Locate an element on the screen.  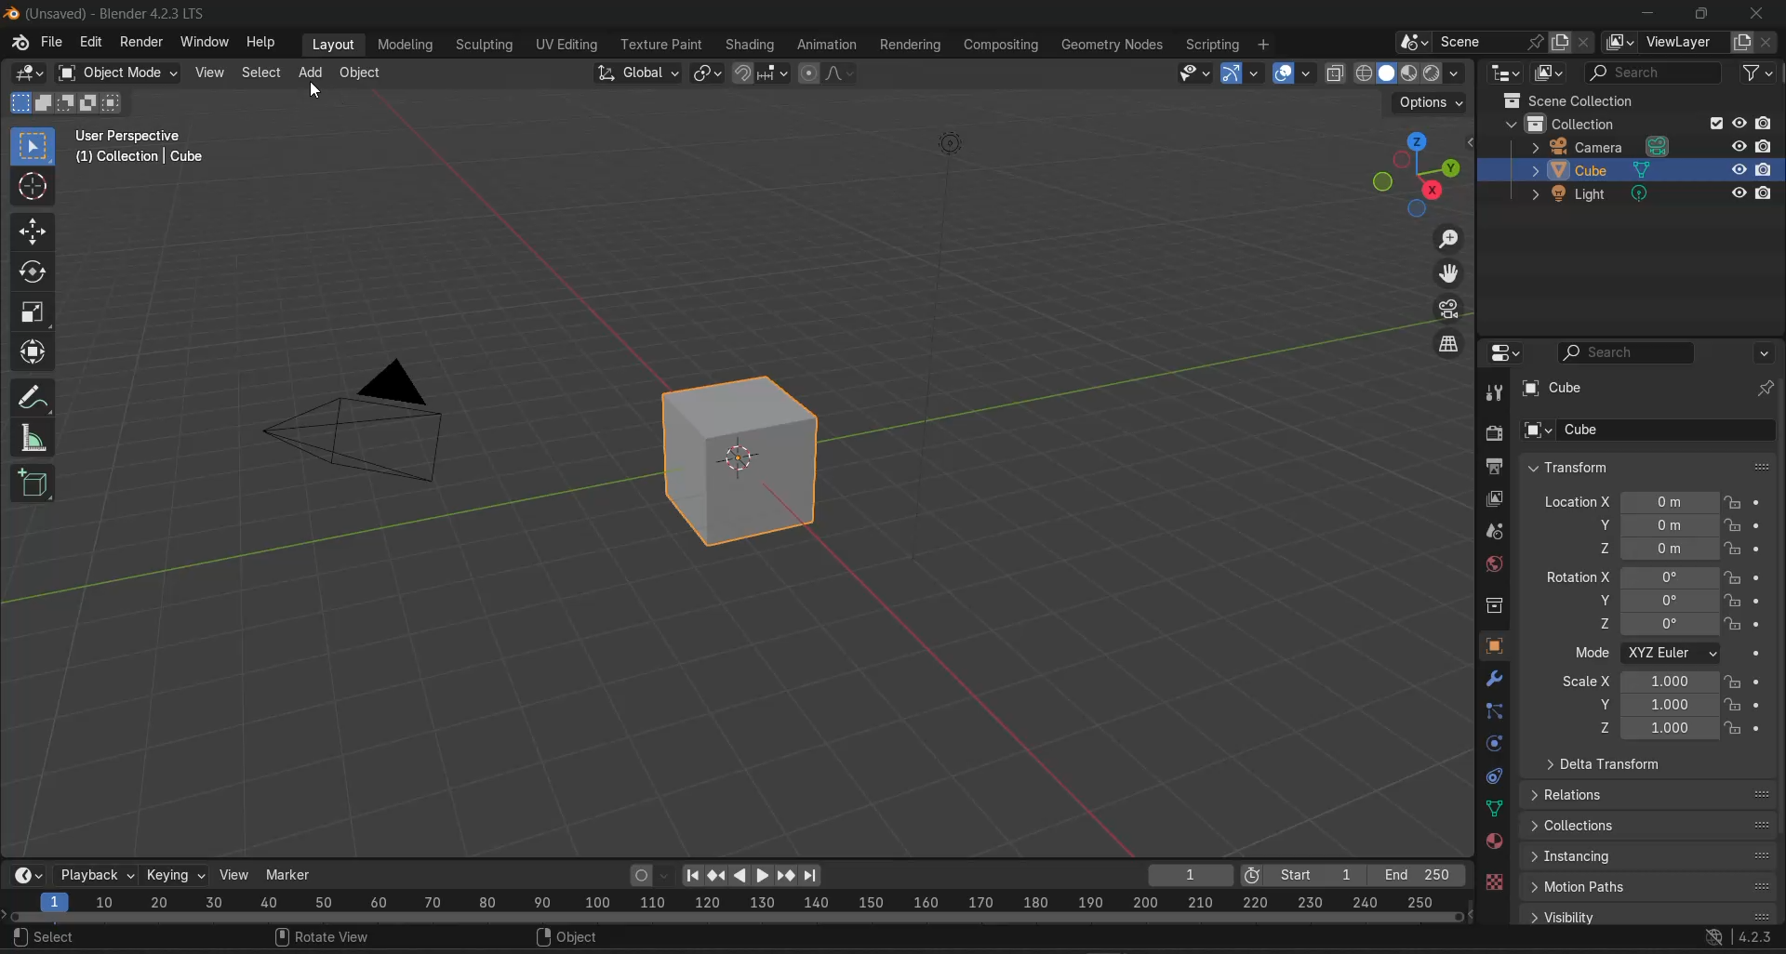
location x is located at coordinates (1628, 501).